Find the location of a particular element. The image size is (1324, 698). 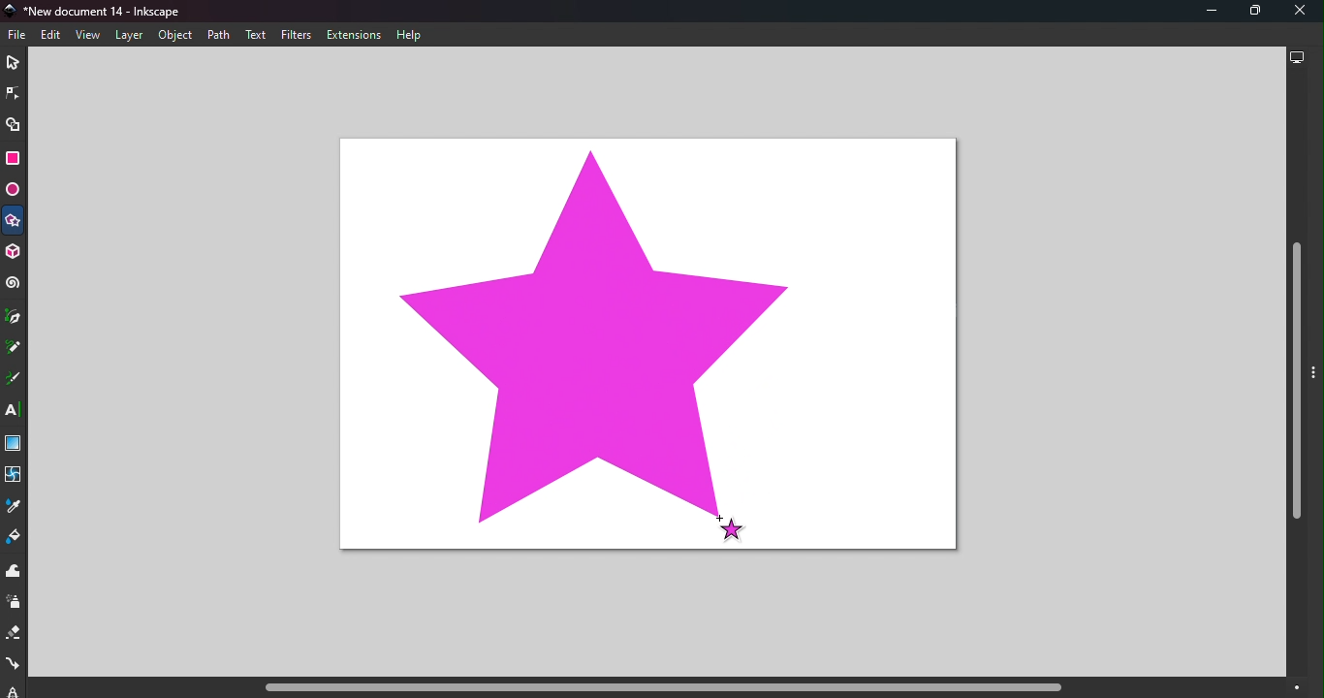

Node tool is located at coordinates (12, 93).